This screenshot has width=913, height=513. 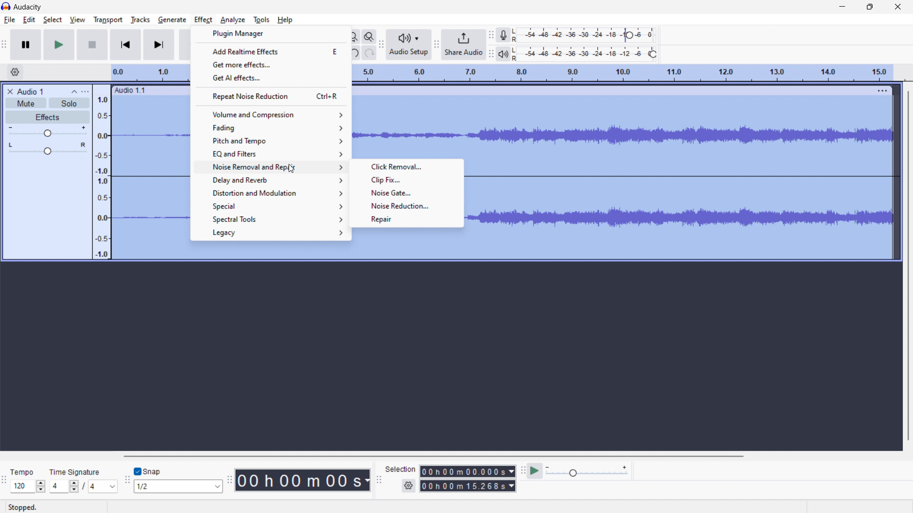 What do you see at coordinates (271, 64) in the screenshot?
I see `get more effects` at bounding box center [271, 64].